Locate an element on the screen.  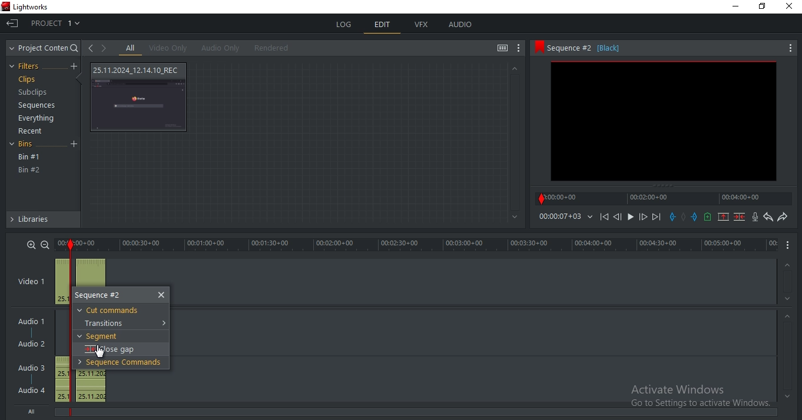
Down is located at coordinates (788, 299).